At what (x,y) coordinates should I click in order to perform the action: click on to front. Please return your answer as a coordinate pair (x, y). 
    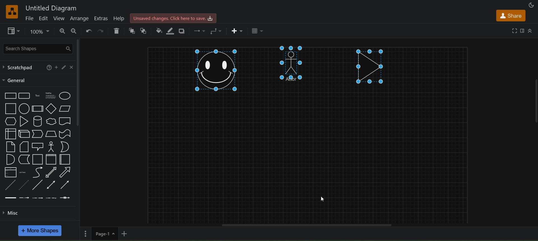
    Looking at the image, I should click on (132, 30).